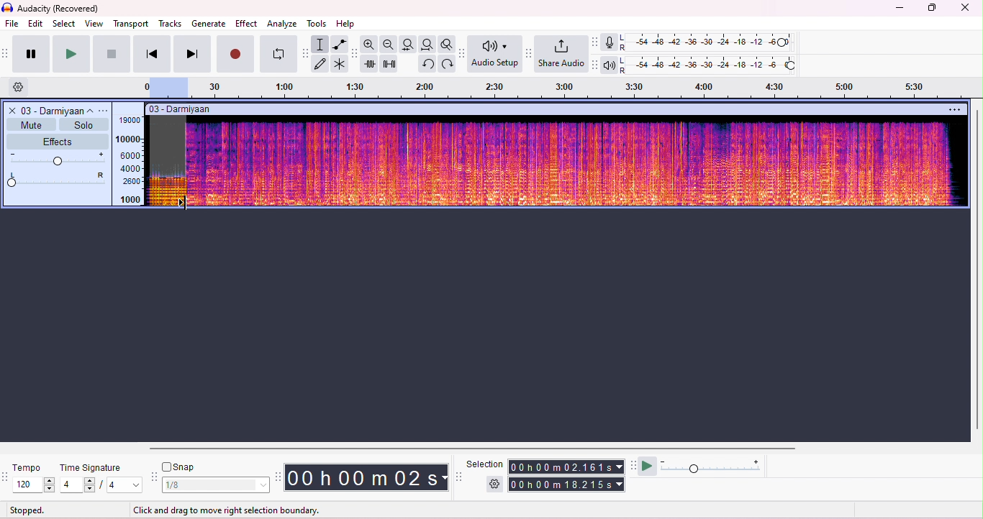  Describe the element at coordinates (568, 484) in the screenshot. I see `total time` at that location.